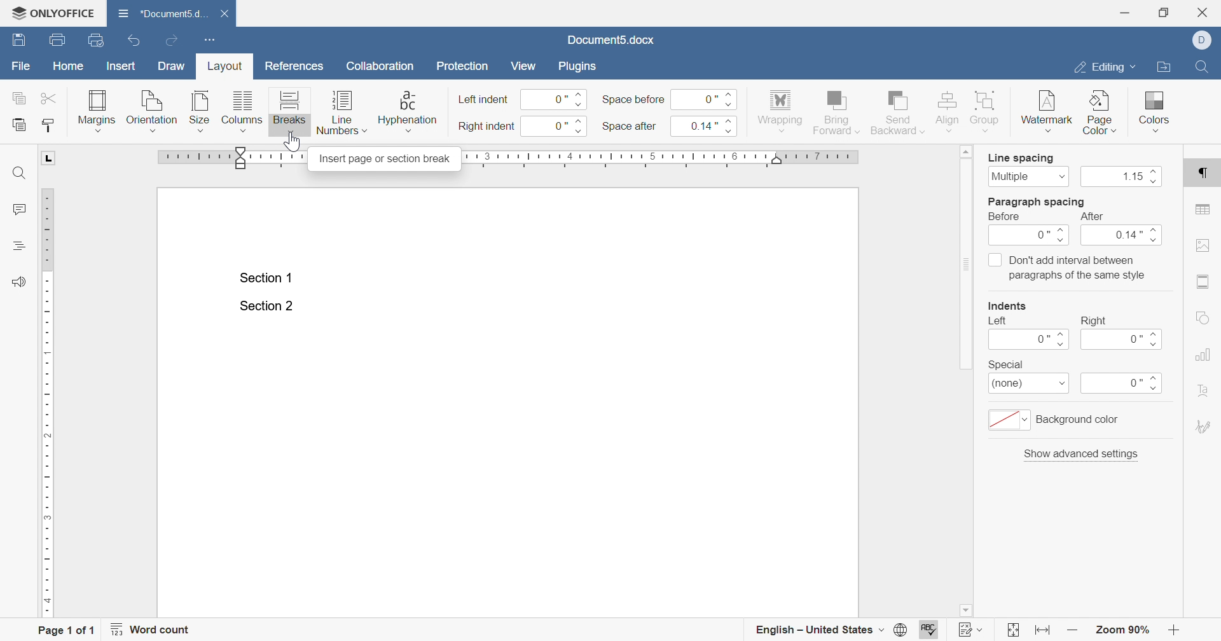 The height and width of the screenshot is (641, 1221). What do you see at coordinates (19, 123) in the screenshot?
I see `paste` at bounding box center [19, 123].